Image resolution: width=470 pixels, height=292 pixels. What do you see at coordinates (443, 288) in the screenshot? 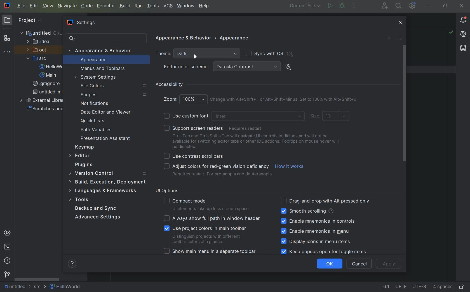
I see `4spaces(indent)` at bounding box center [443, 288].